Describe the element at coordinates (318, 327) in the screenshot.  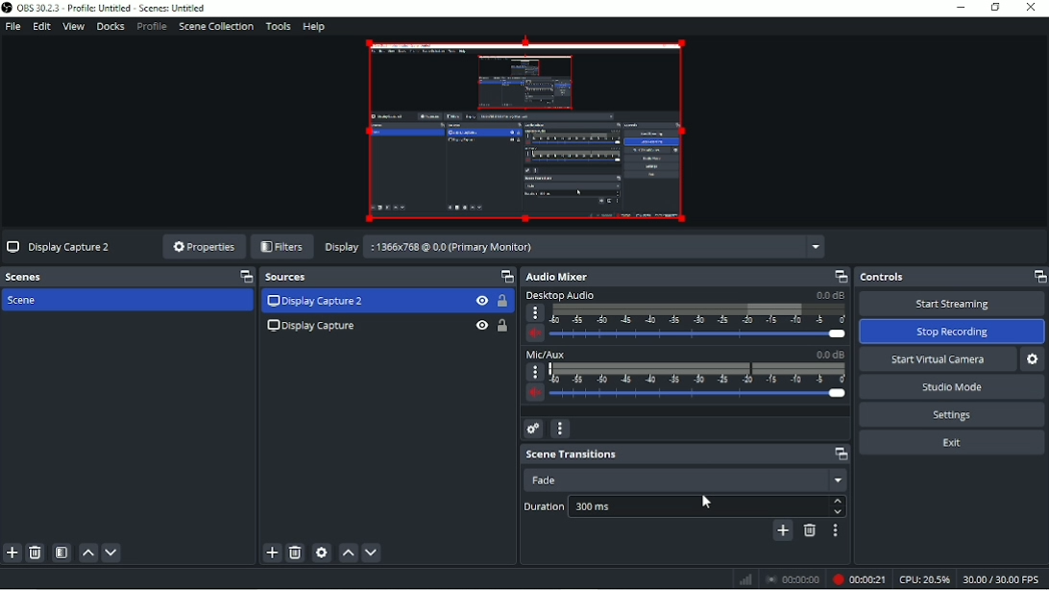
I see `Ooisplay Capture` at that location.